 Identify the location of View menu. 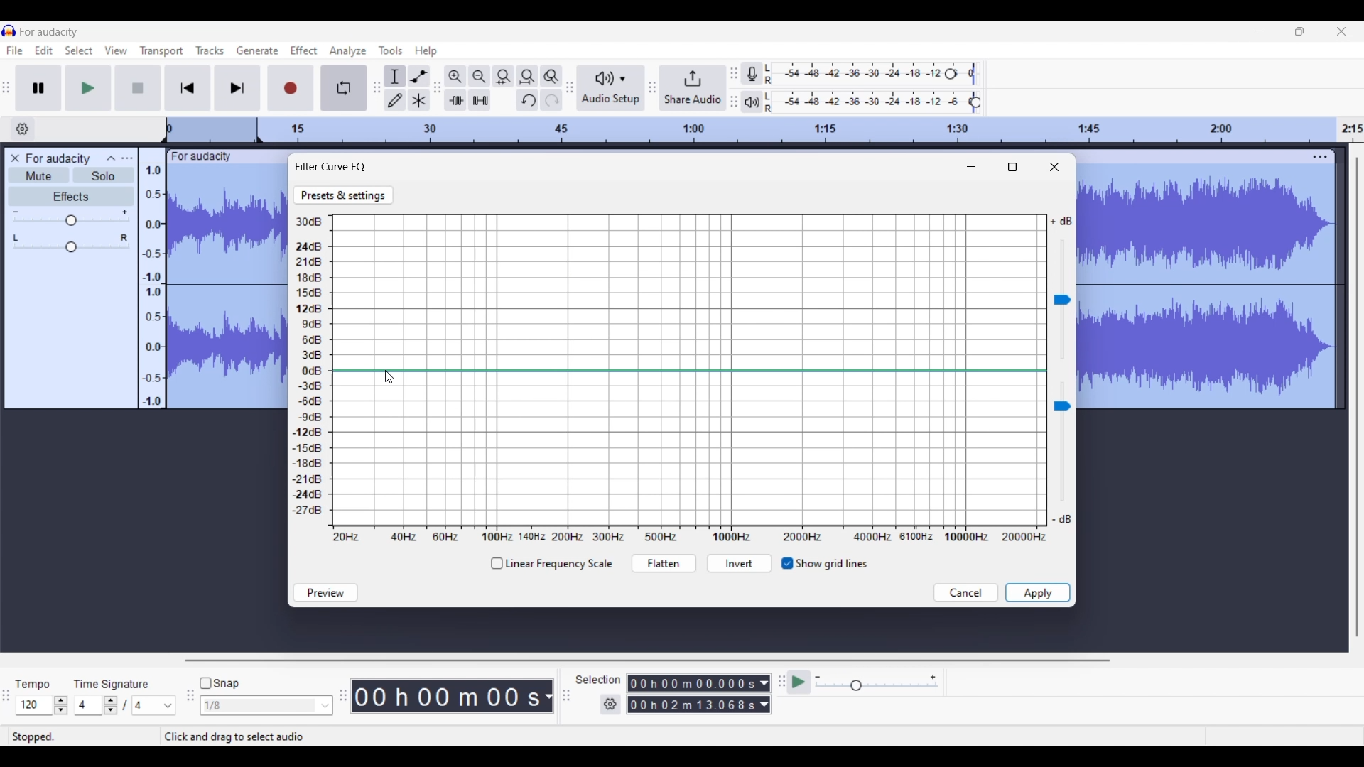
(116, 50).